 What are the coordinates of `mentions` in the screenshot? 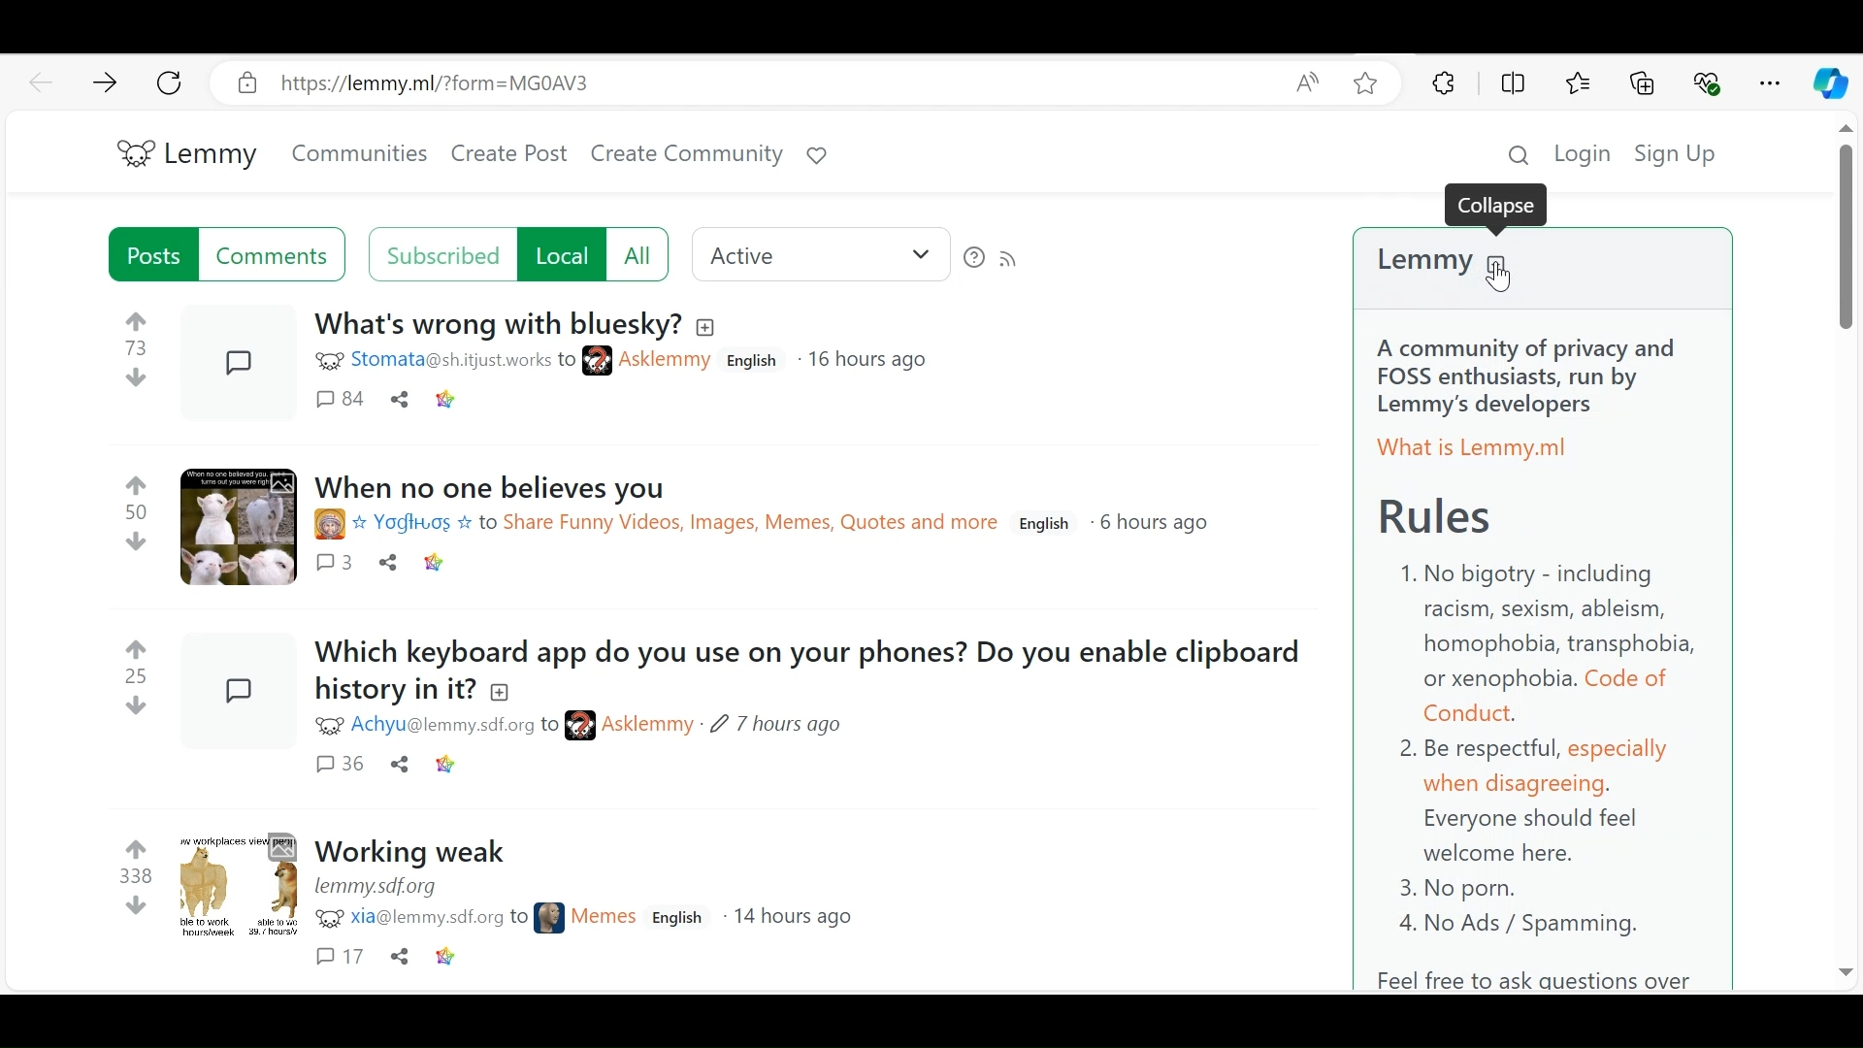 It's located at (440, 919).